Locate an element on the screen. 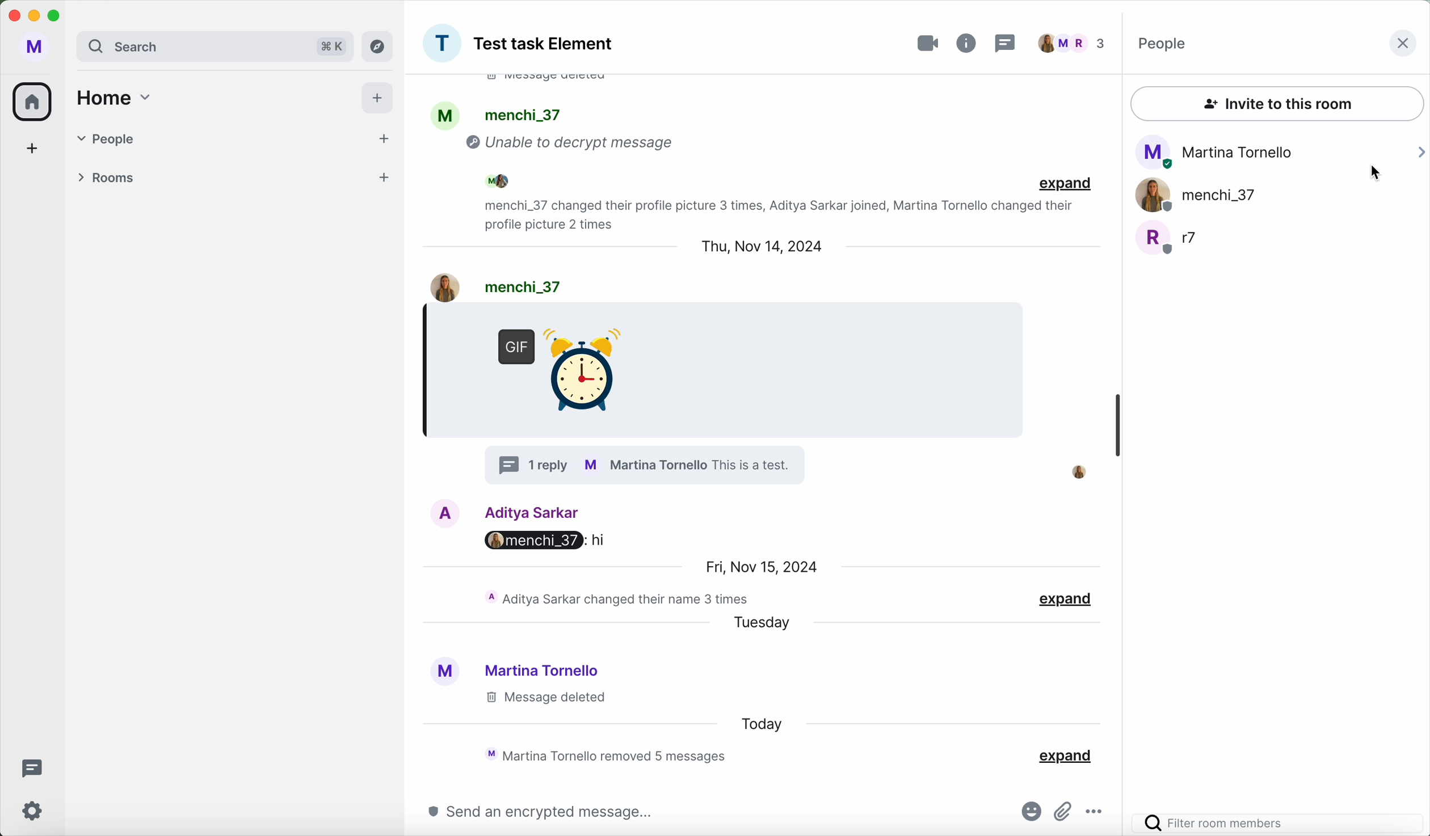  hi is located at coordinates (598, 539).